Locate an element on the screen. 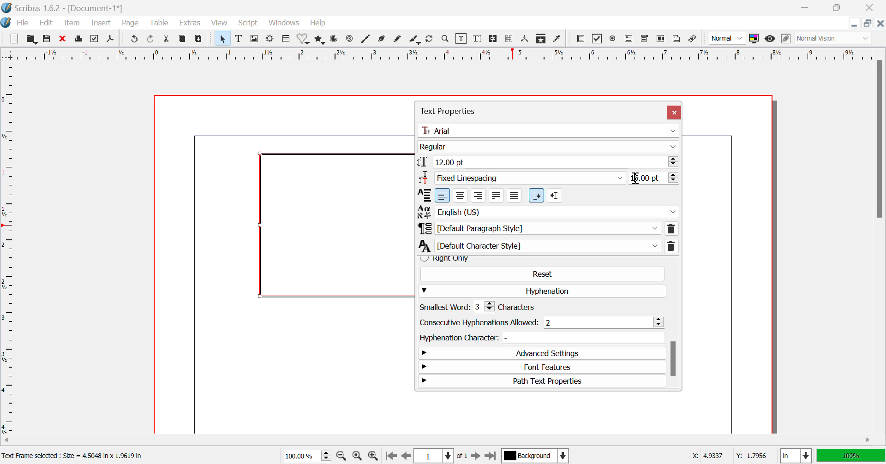  Preflight Verifier is located at coordinates (95, 40).